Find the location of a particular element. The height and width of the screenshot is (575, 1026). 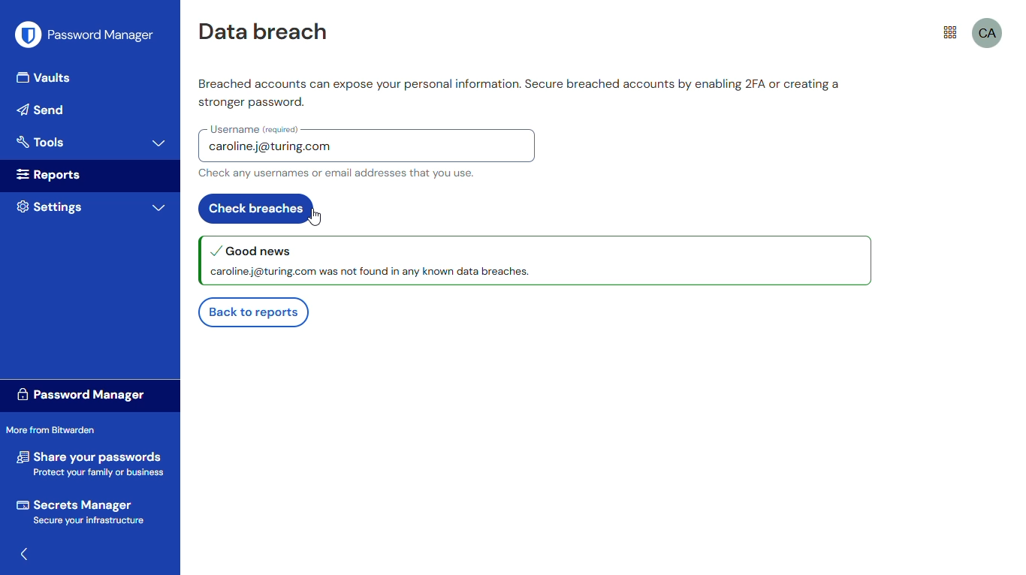

logo is located at coordinates (29, 35).